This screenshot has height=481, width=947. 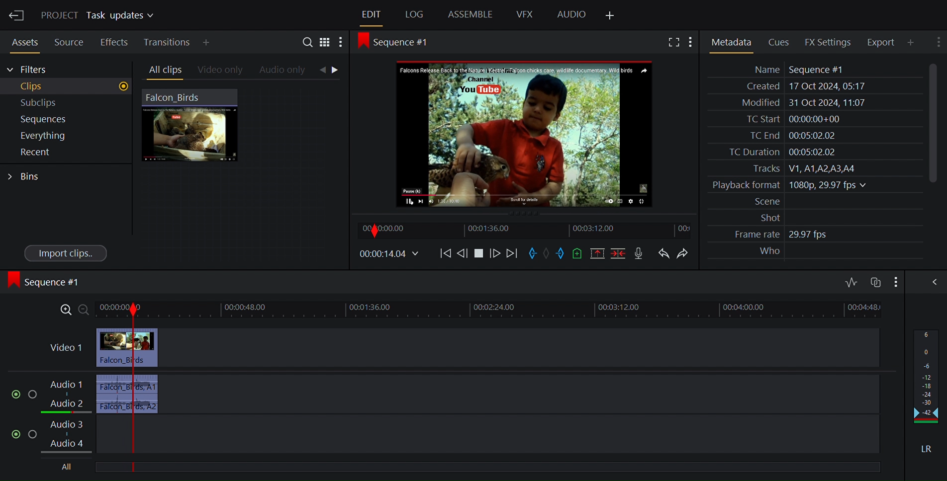 What do you see at coordinates (66, 468) in the screenshot?
I see `All` at bounding box center [66, 468].